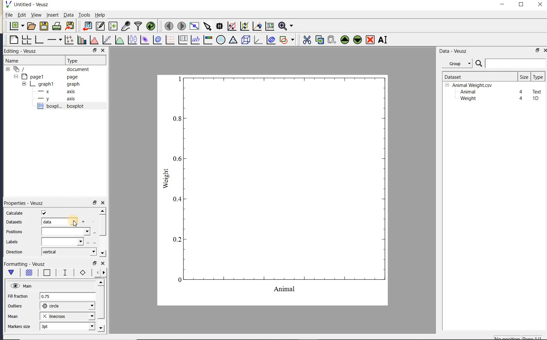 This screenshot has width=547, height=340. What do you see at coordinates (270, 39) in the screenshot?
I see `plot covariance ellipses` at bounding box center [270, 39].